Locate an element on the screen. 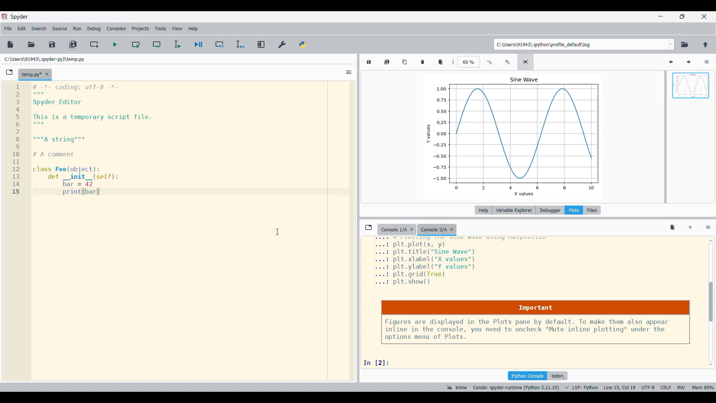 Image resolution: width=716 pixels, height=403 pixels. Run menu is located at coordinates (77, 28).